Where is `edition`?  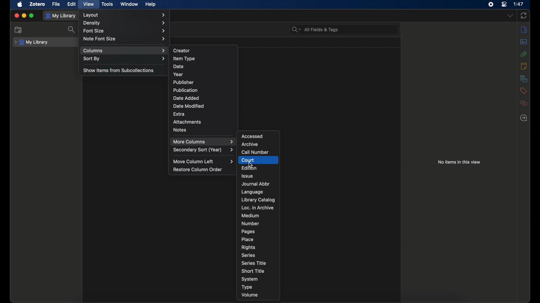
edition is located at coordinates (249, 168).